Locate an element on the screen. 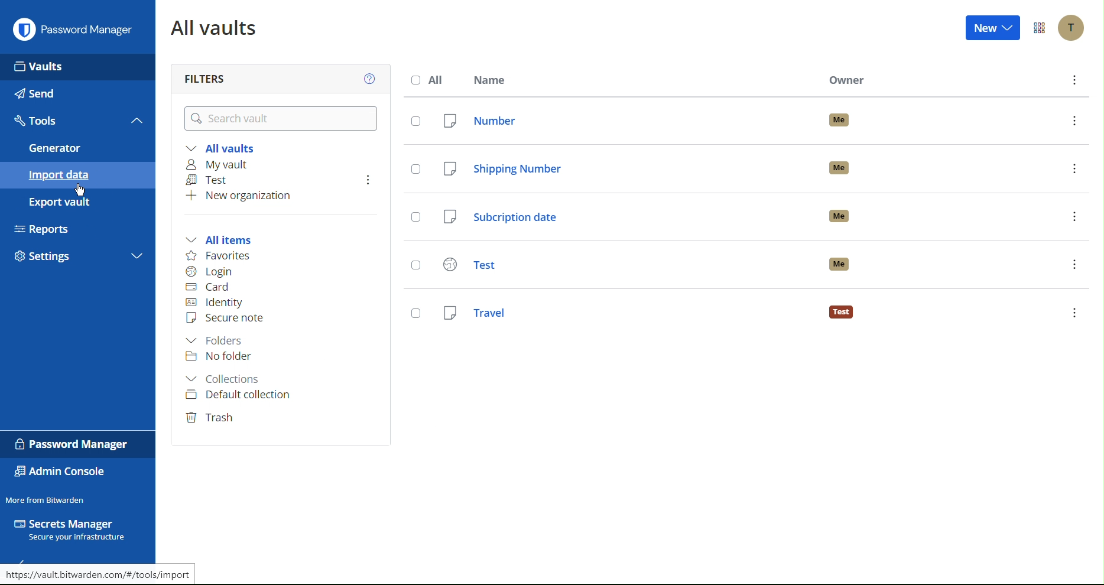 This screenshot has width=1104, height=585. options is located at coordinates (1074, 168).